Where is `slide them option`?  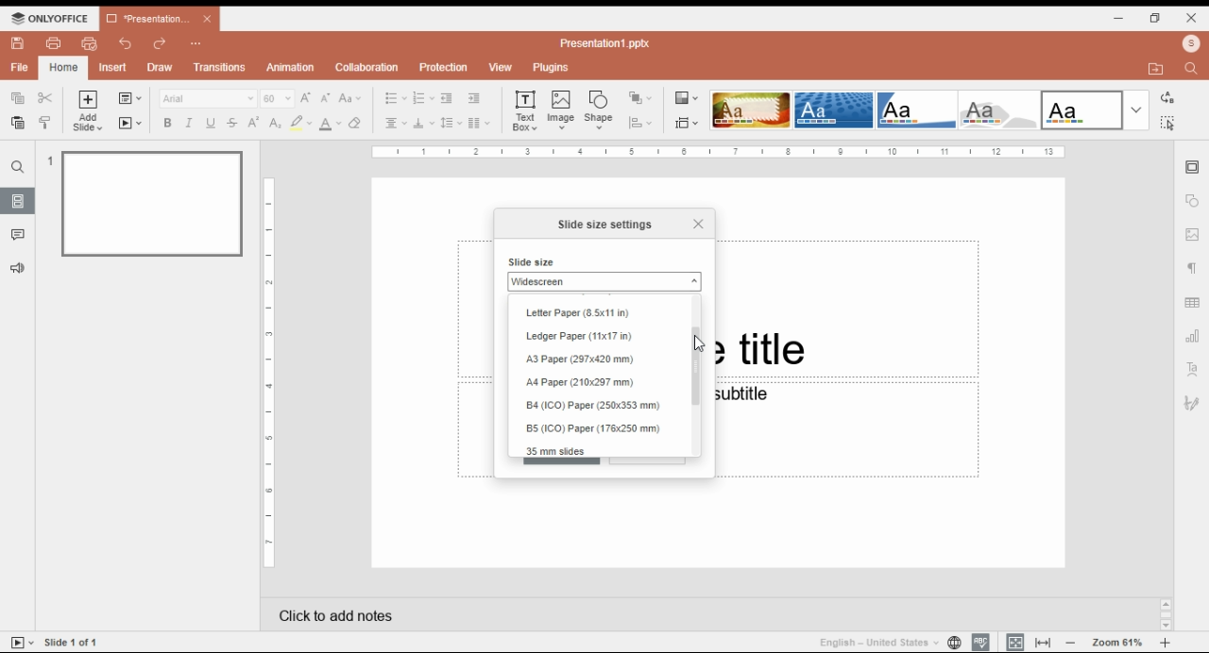 slide them option is located at coordinates (1082, 109).